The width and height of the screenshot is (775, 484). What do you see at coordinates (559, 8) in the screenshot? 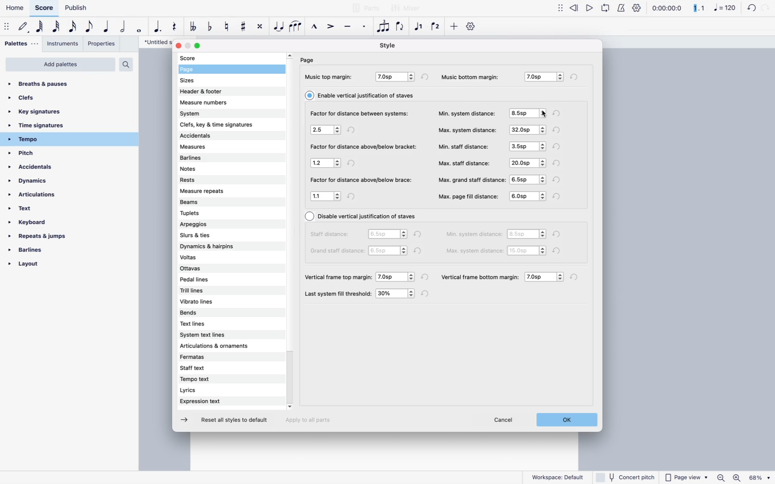
I see `More` at bounding box center [559, 8].